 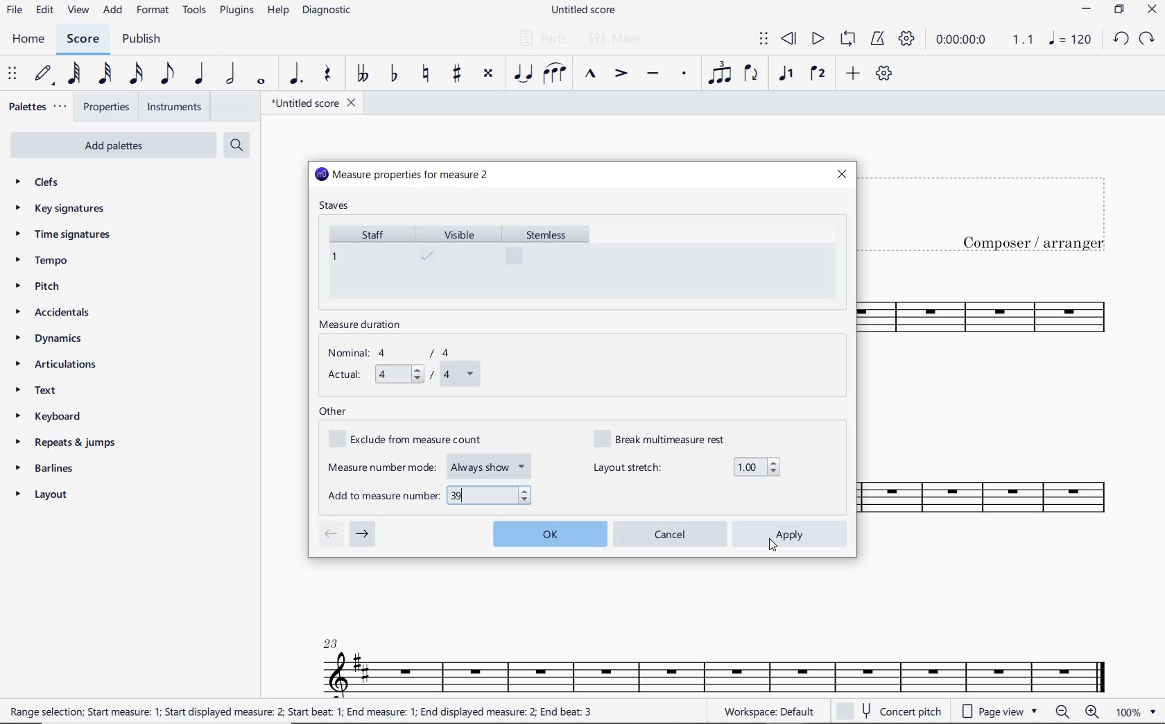 What do you see at coordinates (431, 495) in the screenshot?
I see `add to measure number: "39"` at bounding box center [431, 495].